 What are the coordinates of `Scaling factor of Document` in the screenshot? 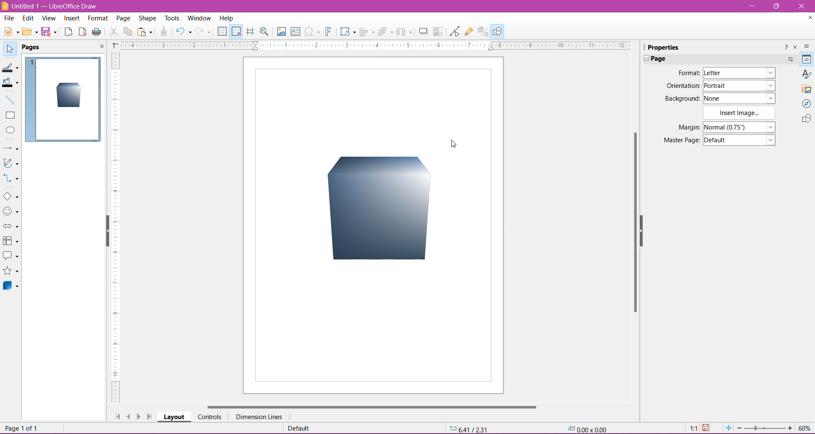 It's located at (693, 428).